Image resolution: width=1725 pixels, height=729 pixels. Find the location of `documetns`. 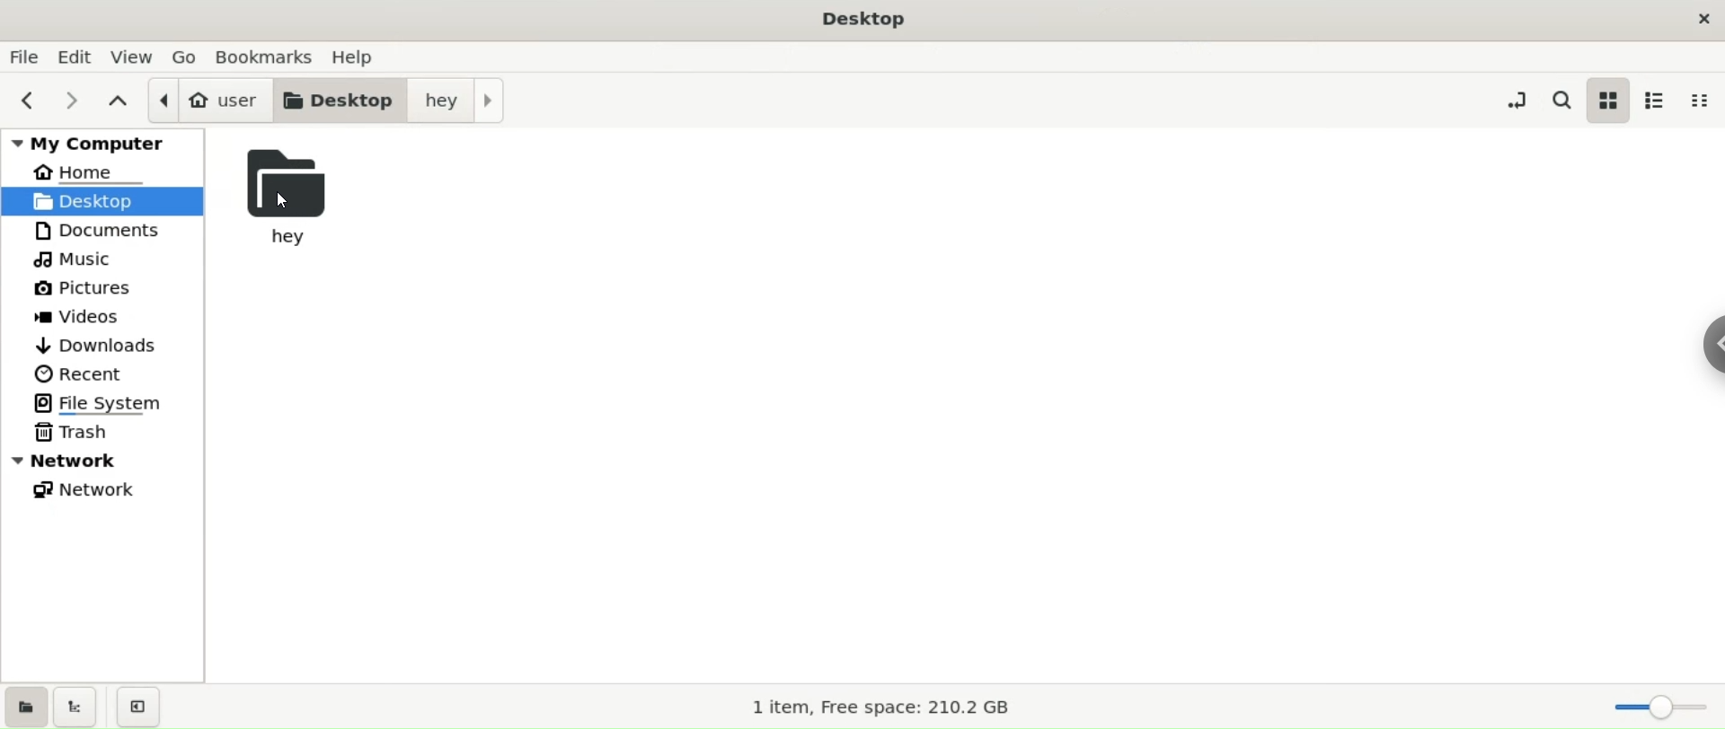

documetns is located at coordinates (102, 233).